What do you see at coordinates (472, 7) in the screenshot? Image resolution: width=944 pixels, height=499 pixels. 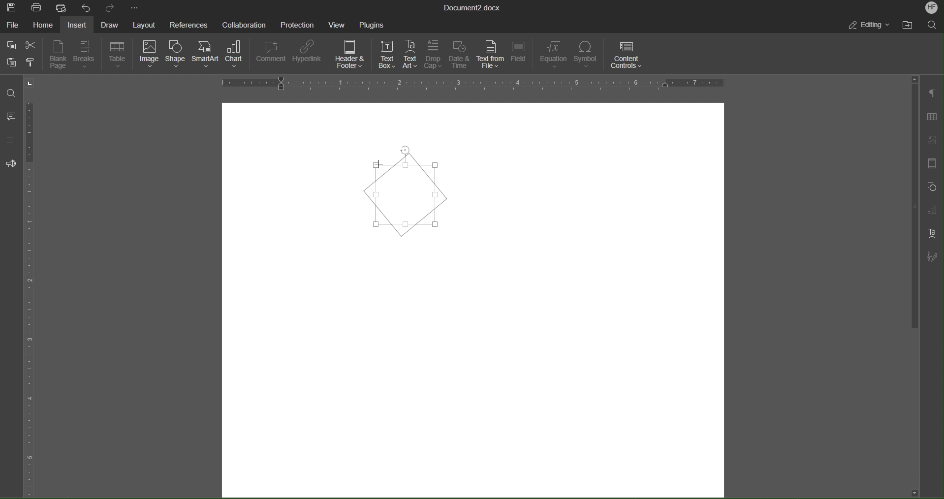 I see `Document Title` at bounding box center [472, 7].